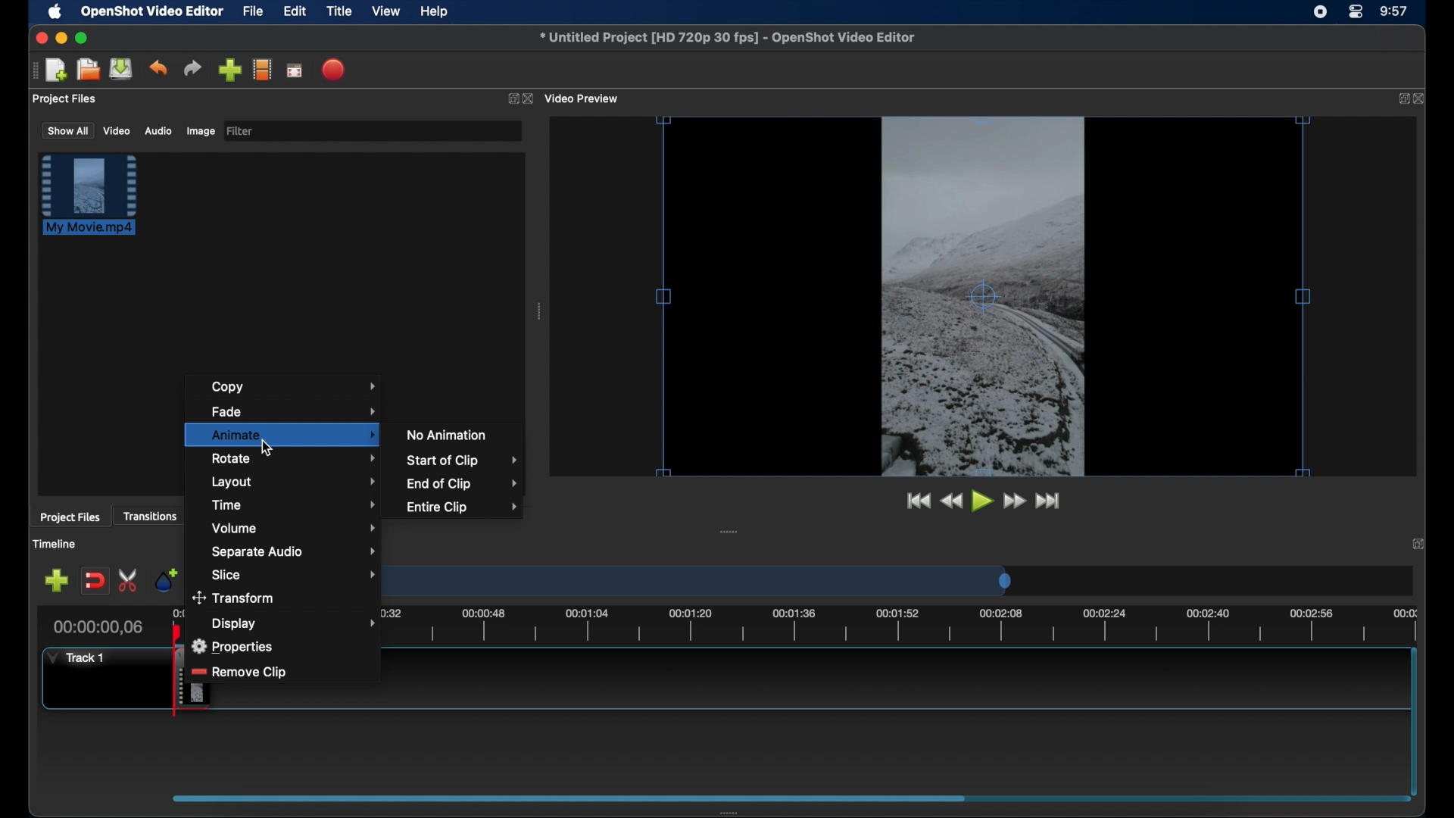 The width and height of the screenshot is (1454, 818). Describe the element at coordinates (294, 386) in the screenshot. I see `copy menu` at that location.